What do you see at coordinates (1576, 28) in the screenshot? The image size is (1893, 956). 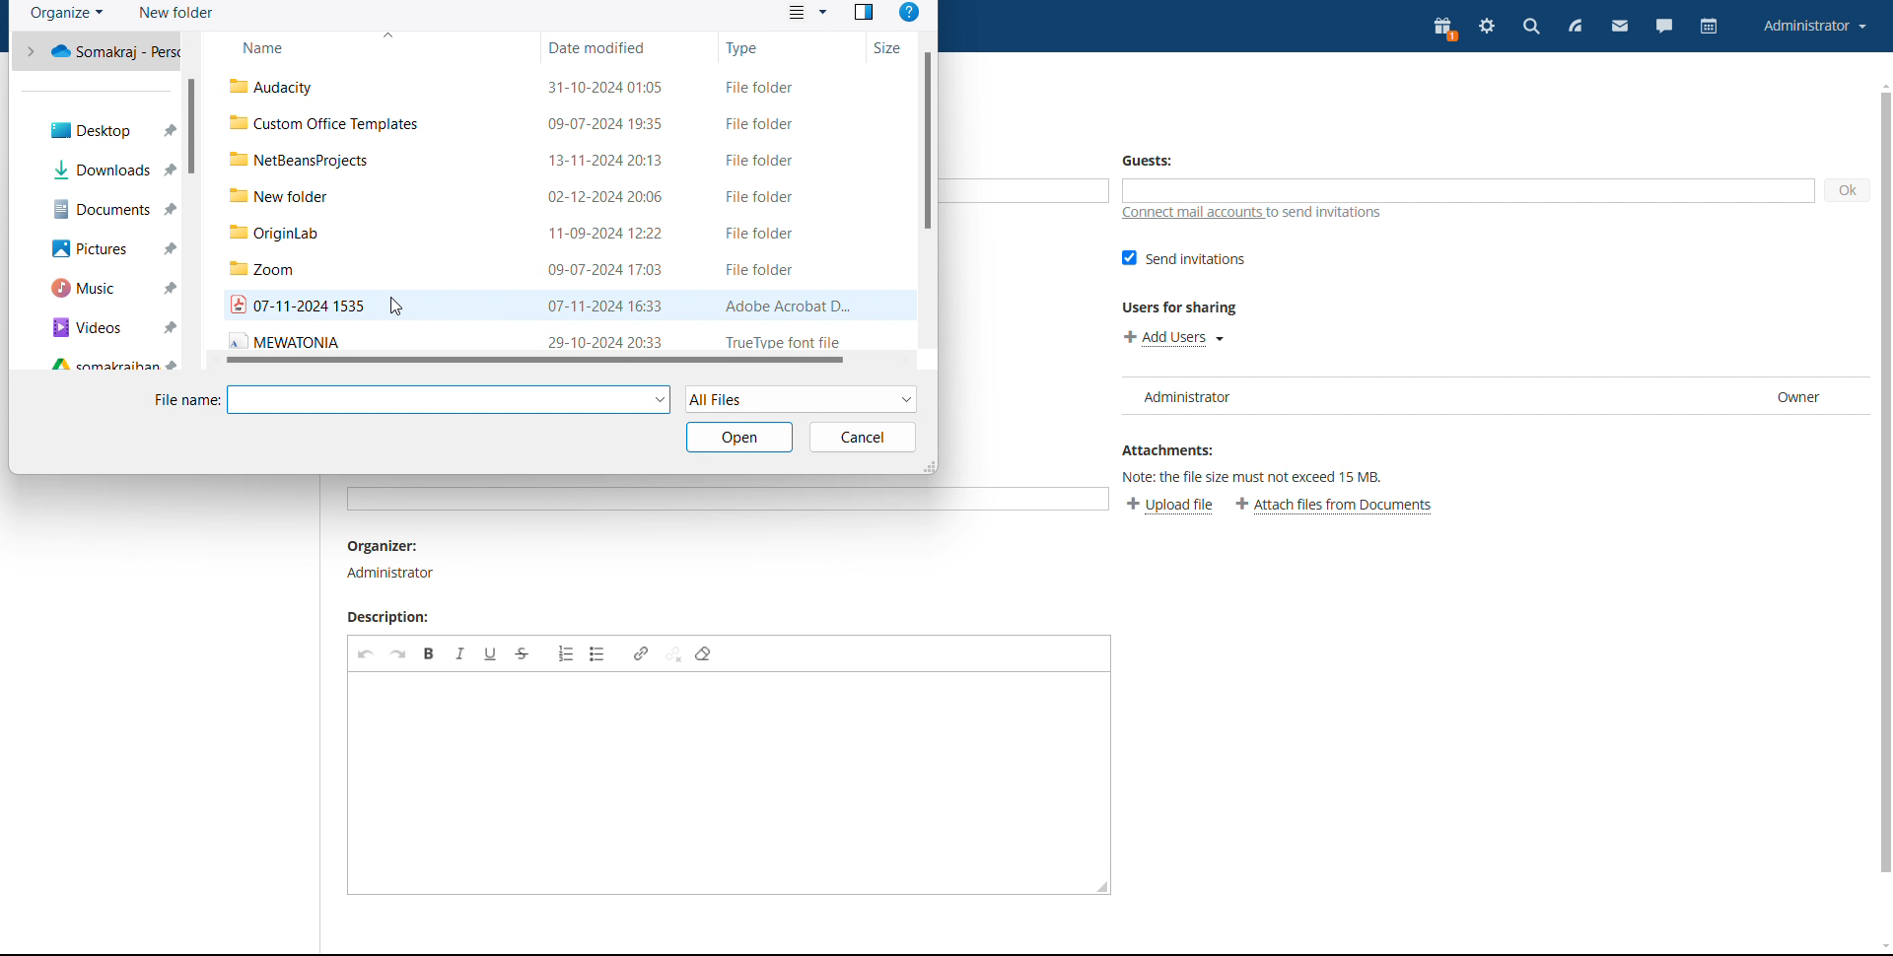 I see `feed` at bounding box center [1576, 28].